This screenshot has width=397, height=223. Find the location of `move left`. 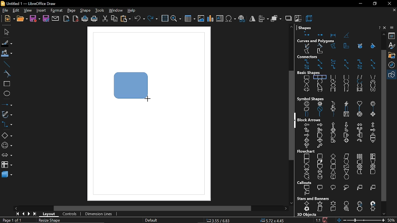

move left is located at coordinates (17, 208).